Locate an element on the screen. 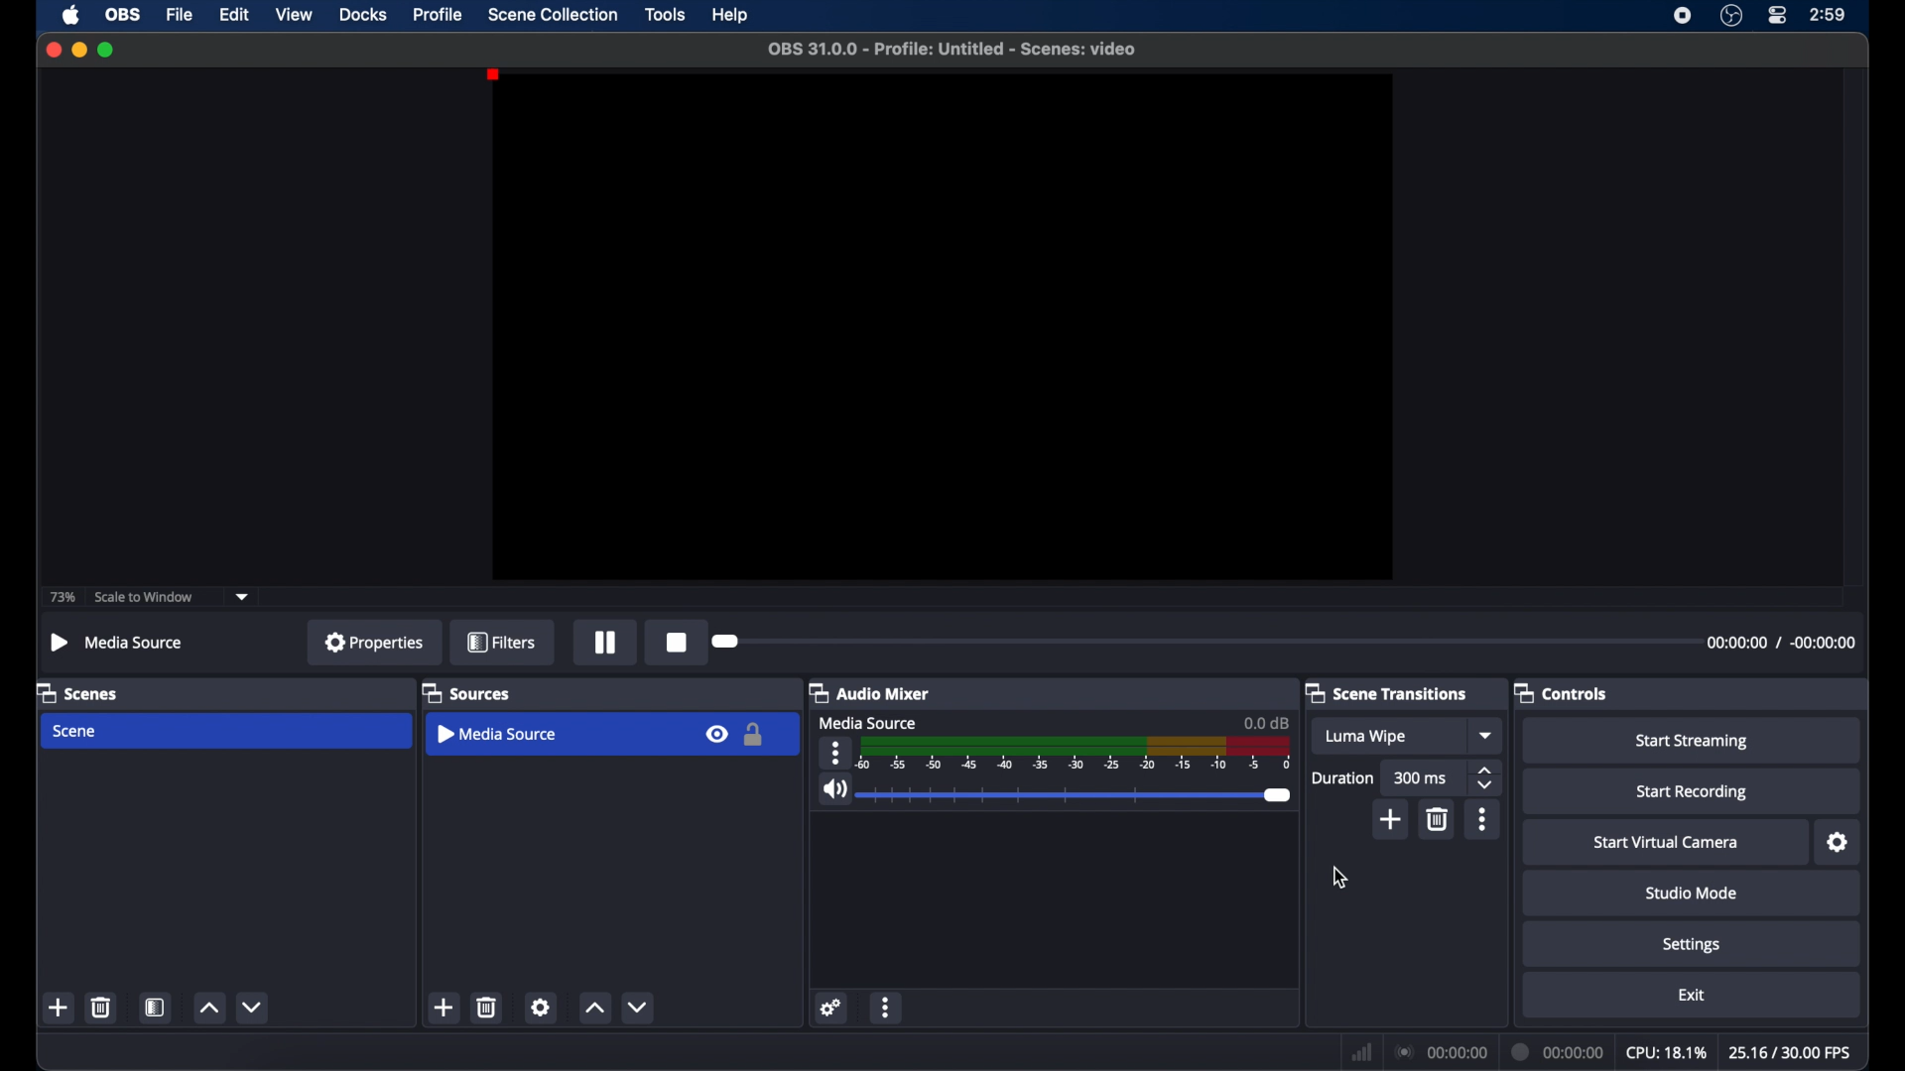 This screenshot has height=1071, width=1905. 73% is located at coordinates (61, 598).